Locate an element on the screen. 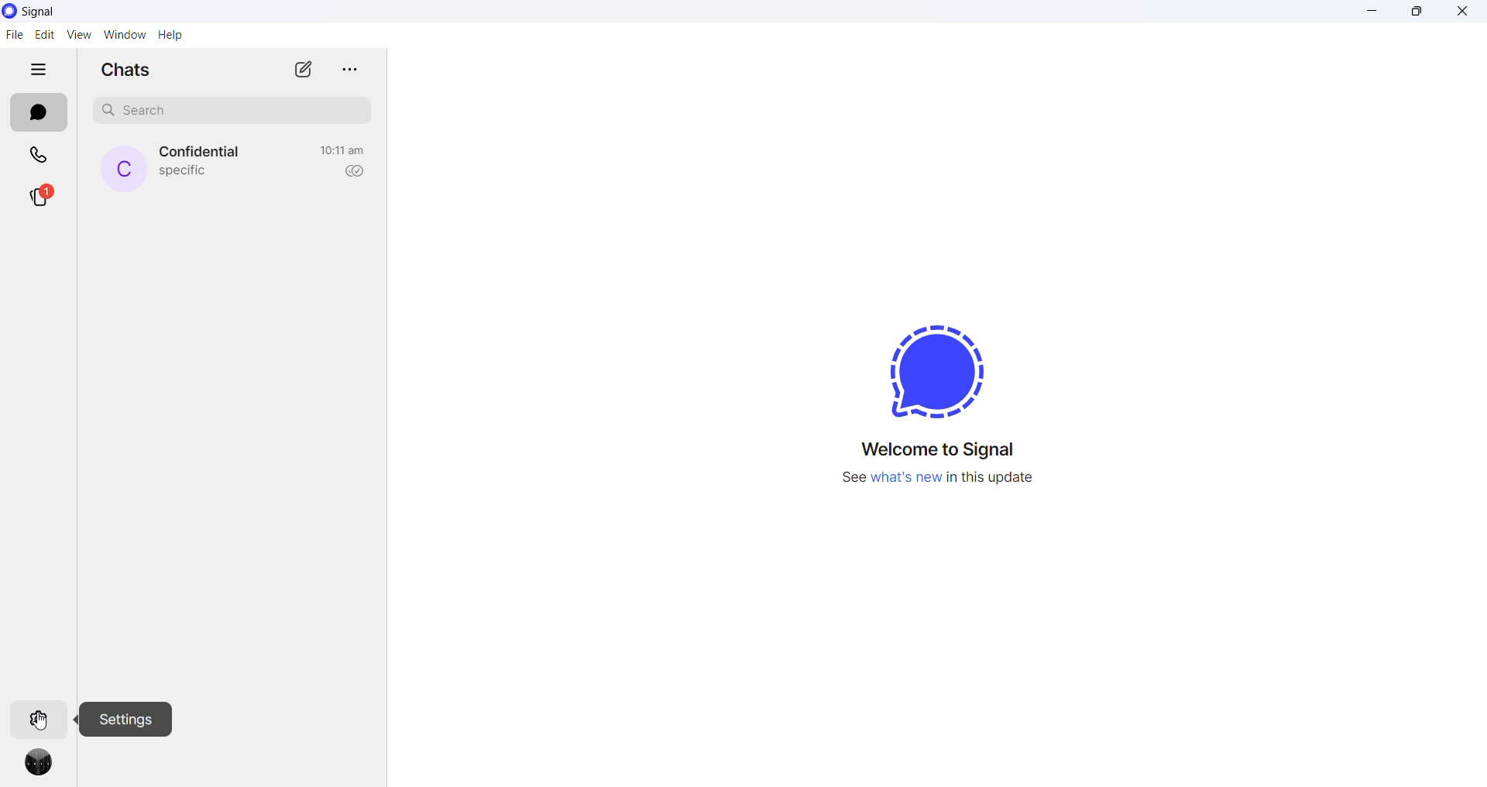 The image size is (1487, 787). update info is located at coordinates (937, 478).